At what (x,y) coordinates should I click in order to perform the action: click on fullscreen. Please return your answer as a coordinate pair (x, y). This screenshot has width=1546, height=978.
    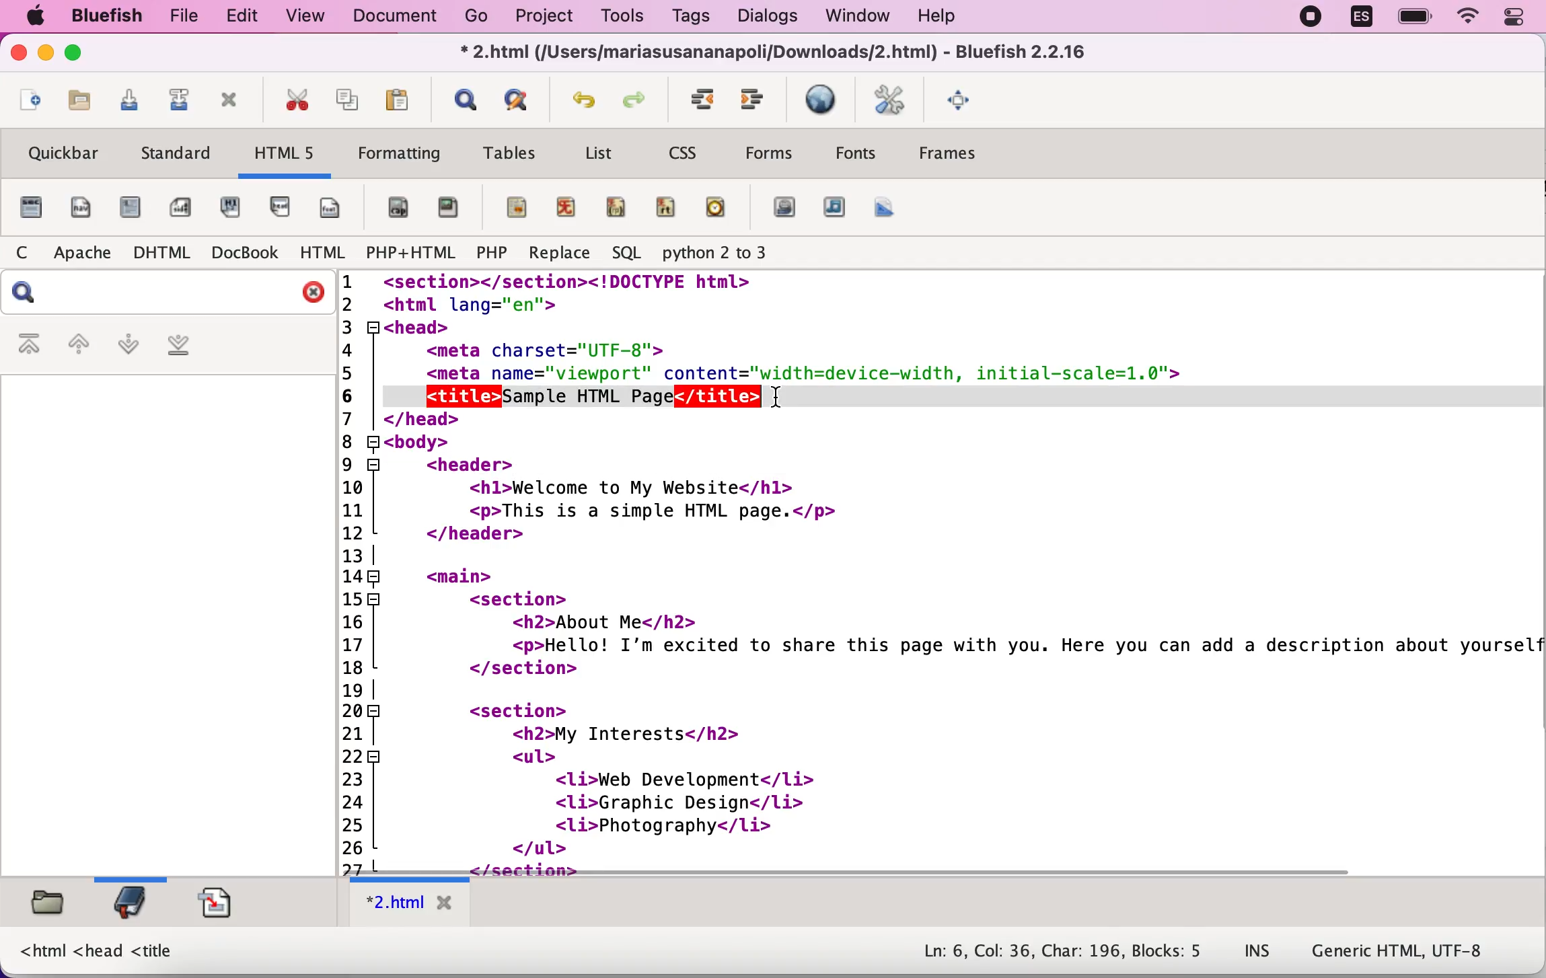
    Looking at the image, I should click on (967, 100).